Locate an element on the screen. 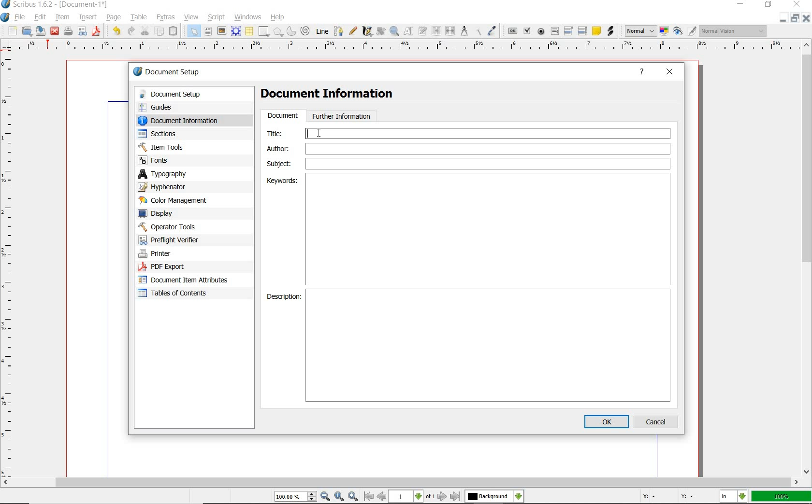 The height and width of the screenshot is (504, 812). shape is located at coordinates (264, 31).